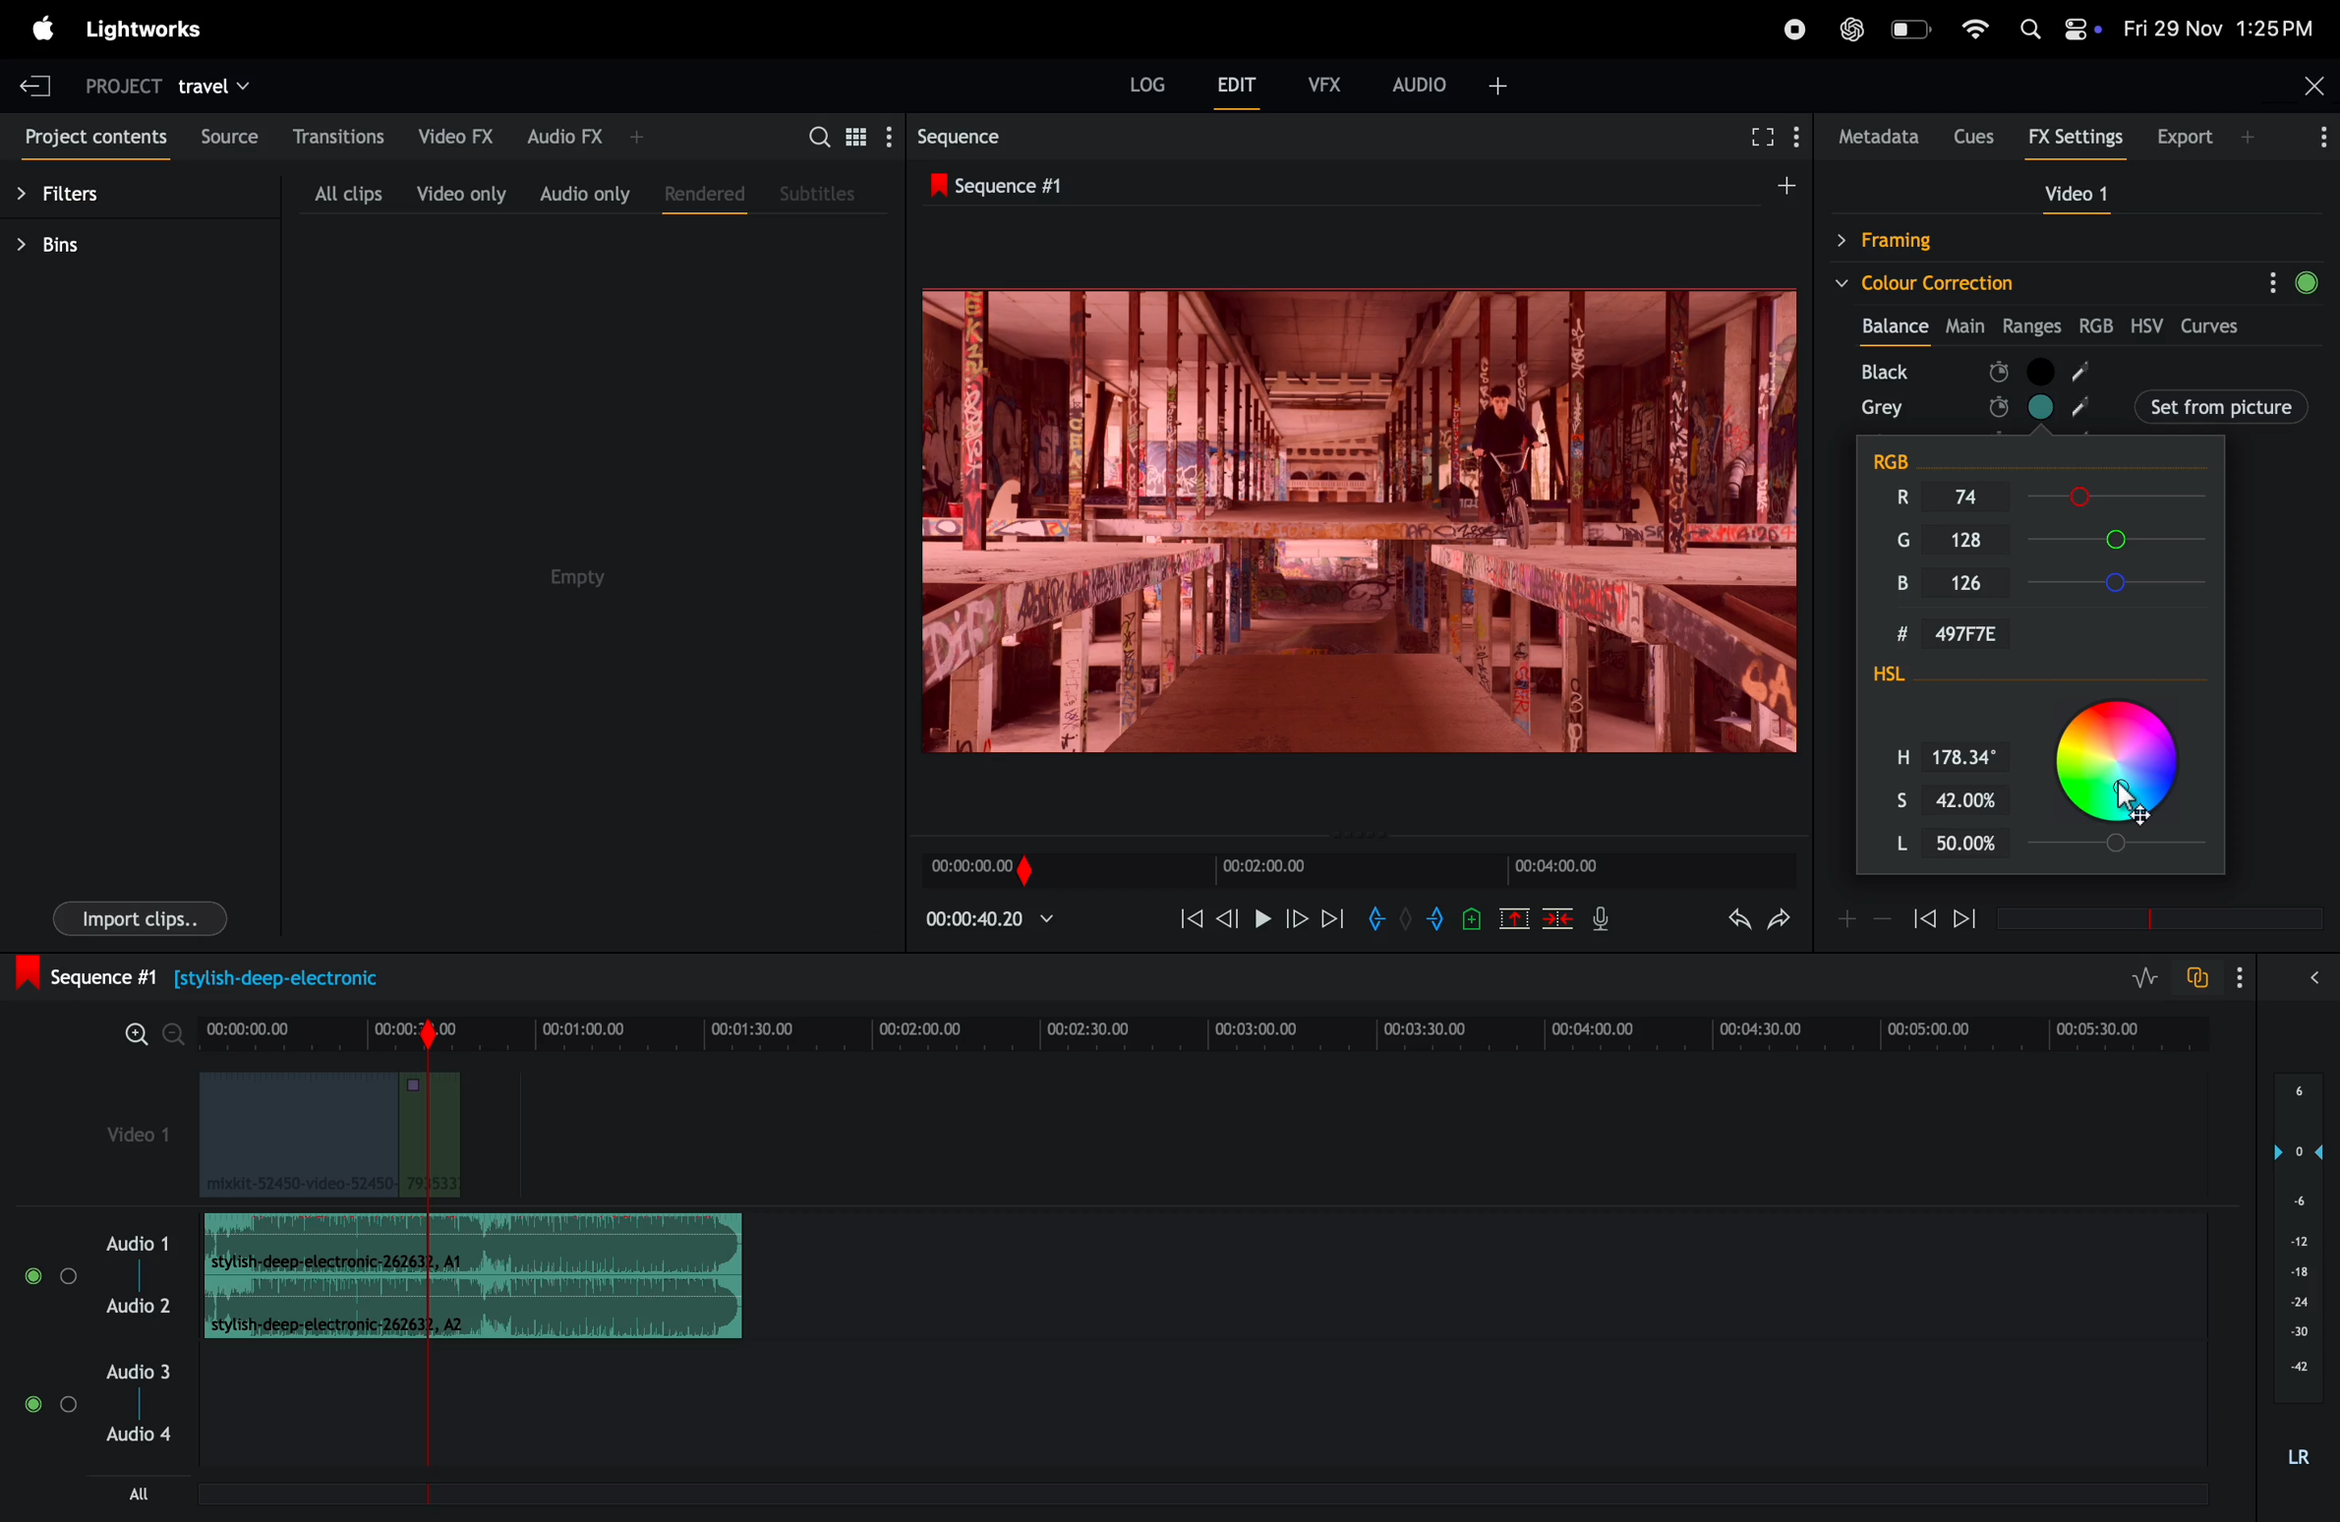 This screenshot has height=1522, width=2340. Describe the element at coordinates (1239, 90) in the screenshot. I see `edit` at that location.